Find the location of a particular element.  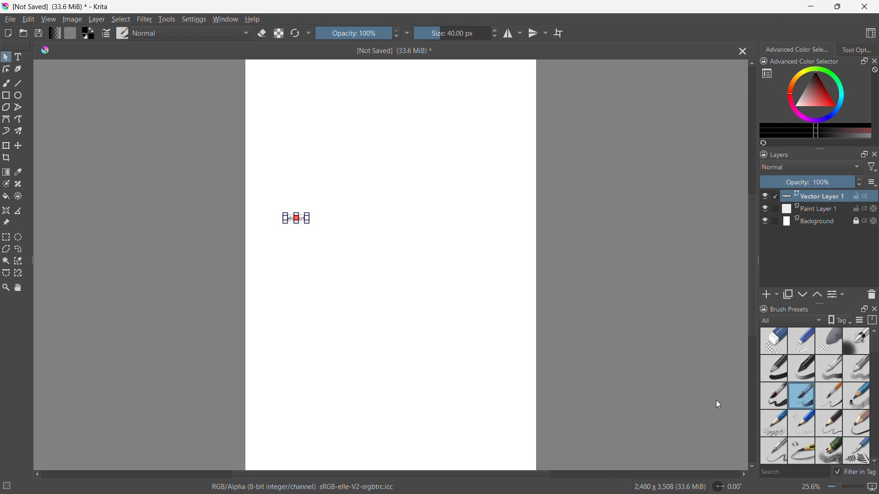

freehand path tool is located at coordinates (18, 119).